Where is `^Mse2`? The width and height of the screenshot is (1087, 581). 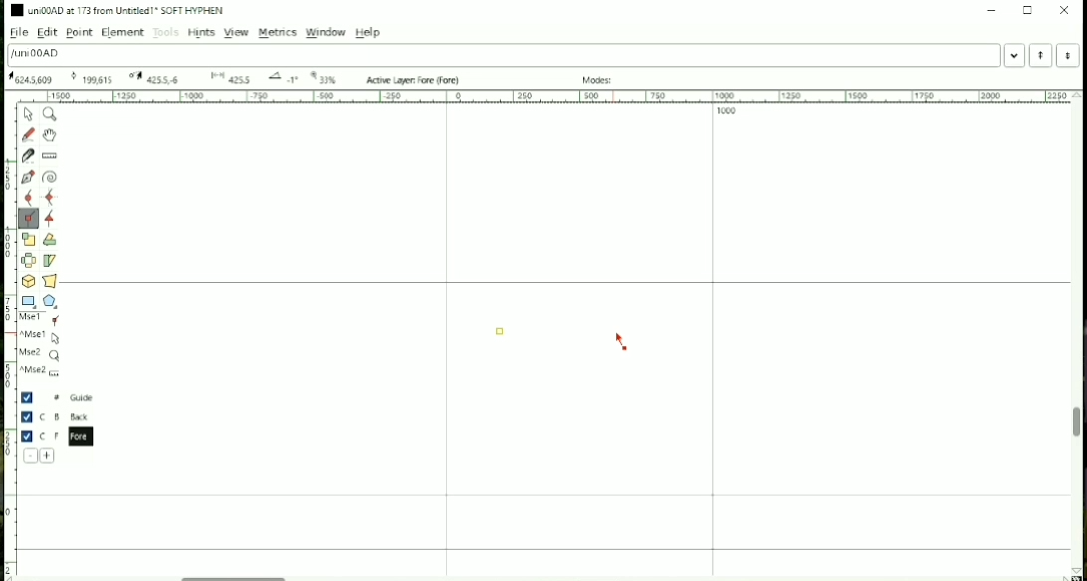
^Mse2 is located at coordinates (42, 372).